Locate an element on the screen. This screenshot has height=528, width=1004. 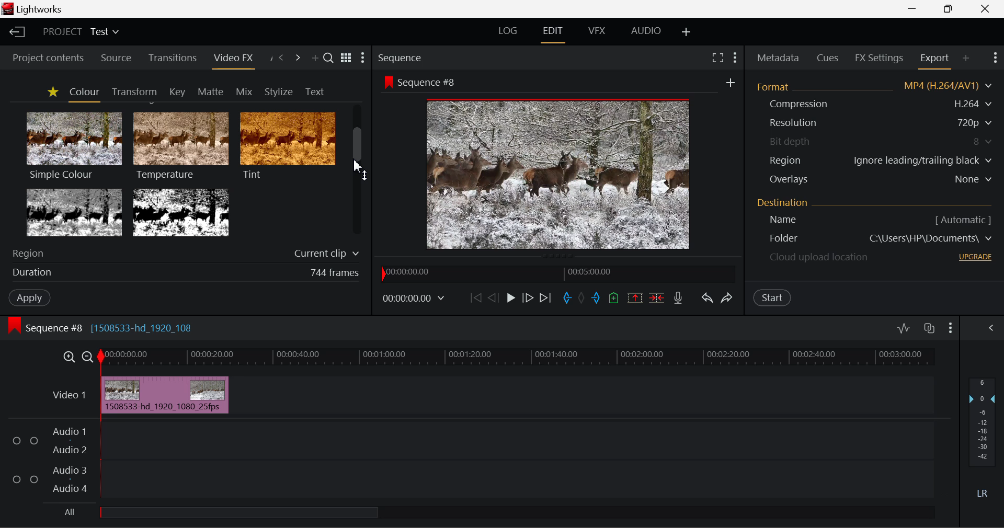
Add Panel is located at coordinates (314, 58).